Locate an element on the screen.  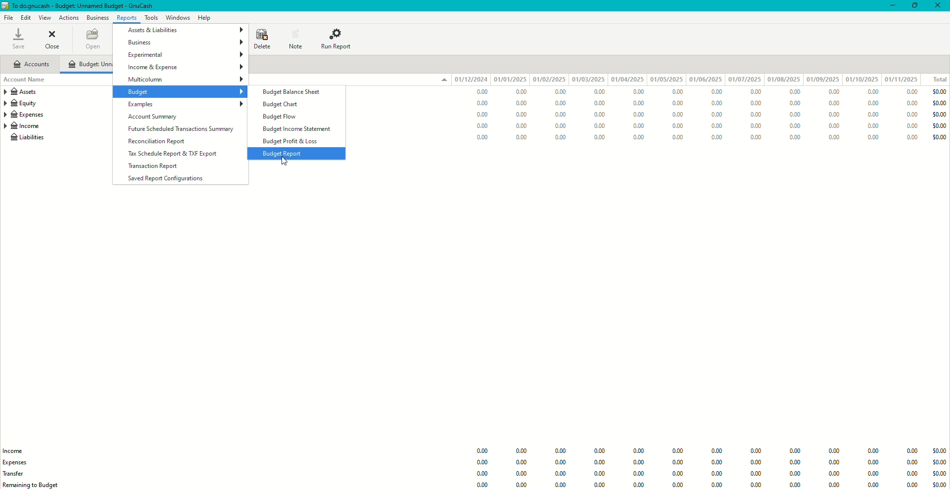
Budget Profit and Loss is located at coordinates (293, 141).